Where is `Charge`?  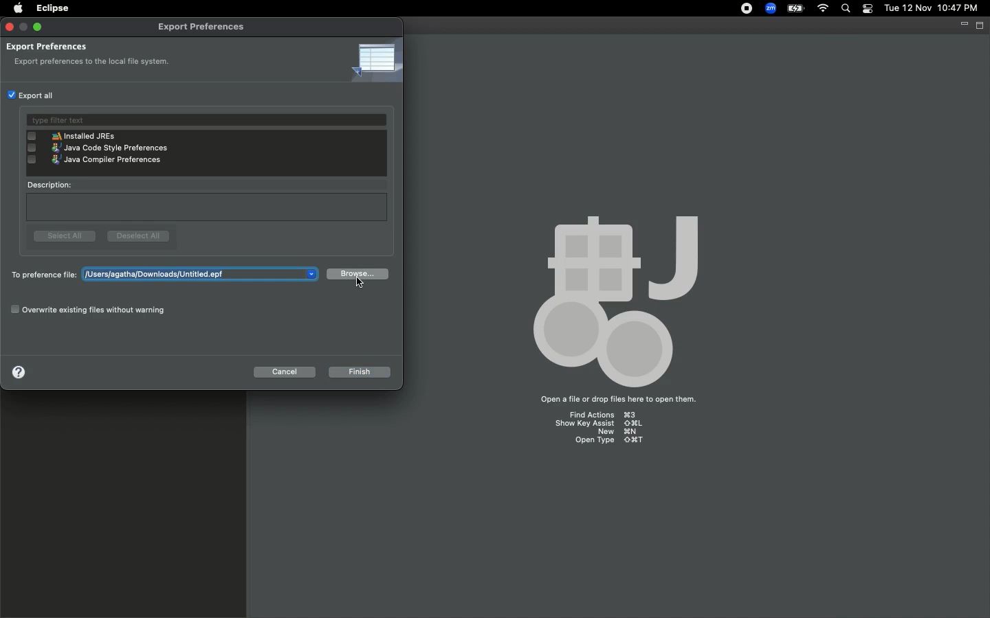 Charge is located at coordinates (797, 8).